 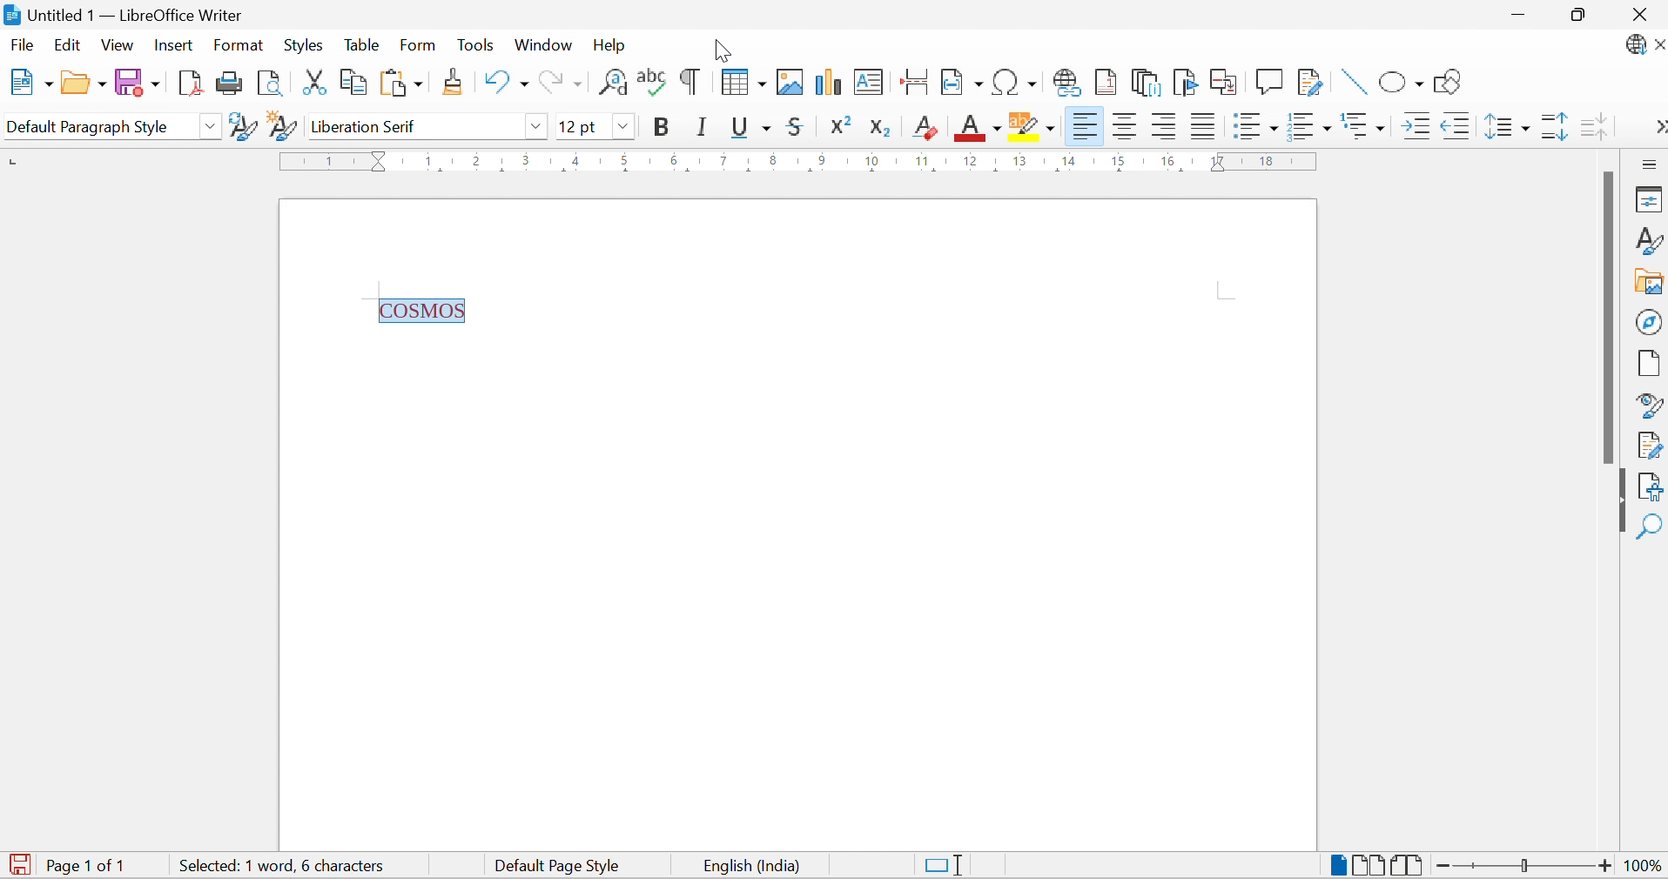 I want to click on Toggle Ordered List, so click(x=1310, y=125).